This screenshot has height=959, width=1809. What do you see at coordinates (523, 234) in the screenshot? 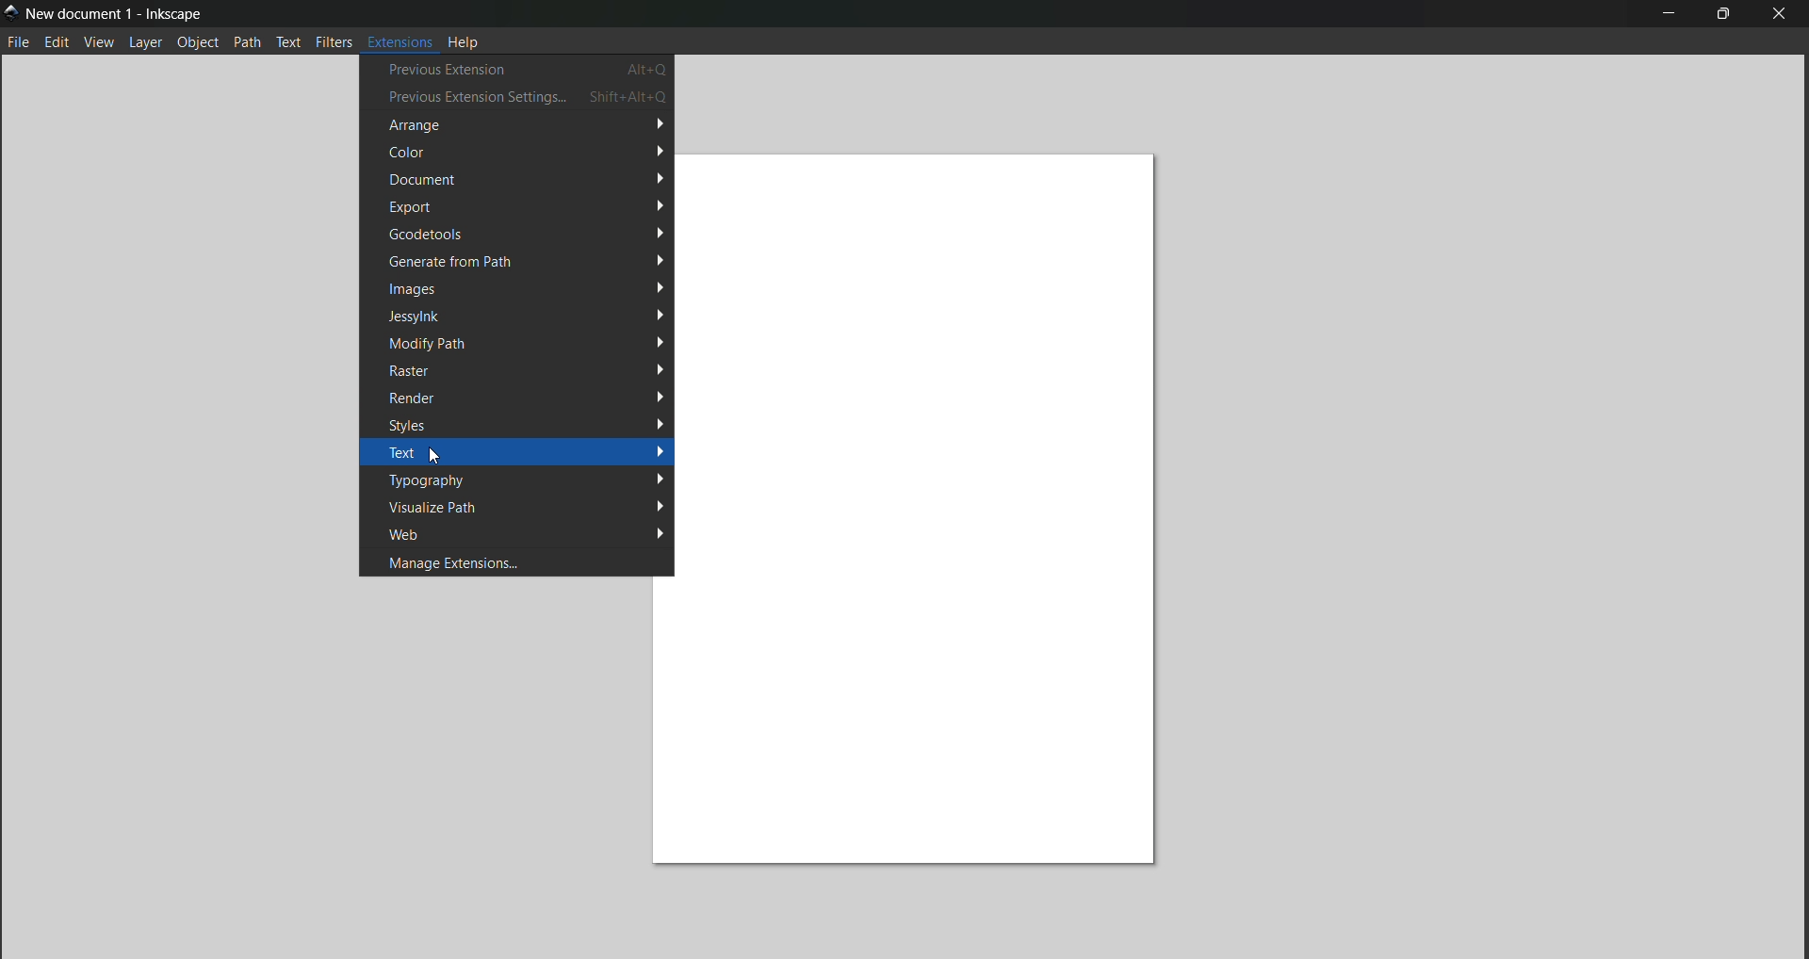
I see `Gcode tools` at bounding box center [523, 234].